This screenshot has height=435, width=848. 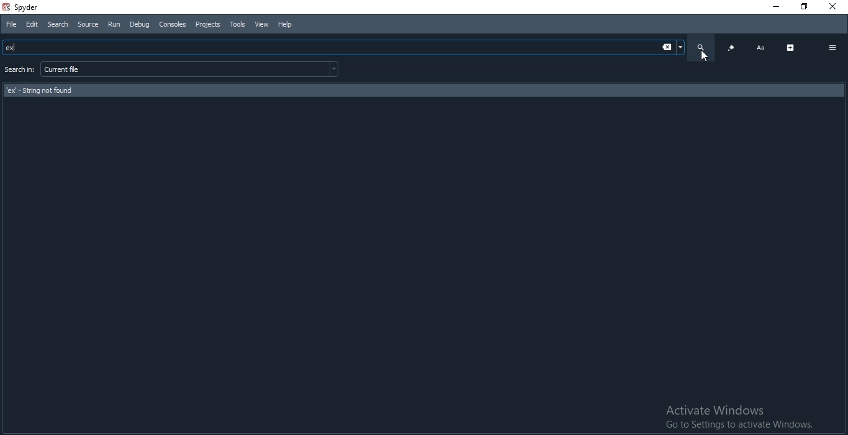 I want to click on Search, so click(x=58, y=25).